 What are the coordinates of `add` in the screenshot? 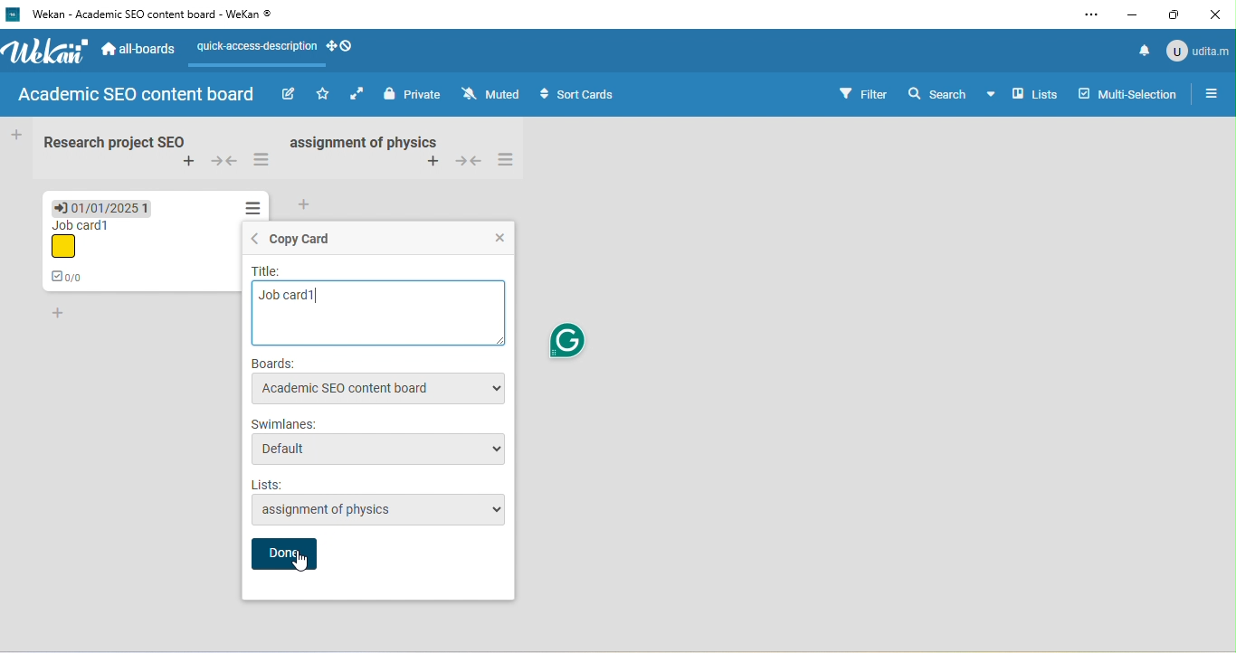 It's located at (433, 162).